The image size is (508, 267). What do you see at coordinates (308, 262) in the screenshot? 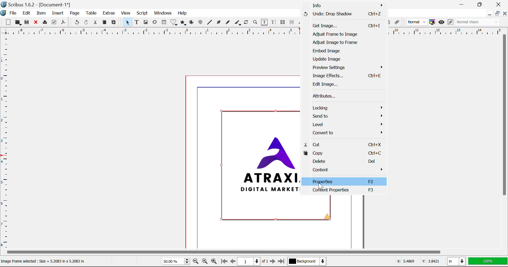
I see `Background` at bounding box center [308, 262].